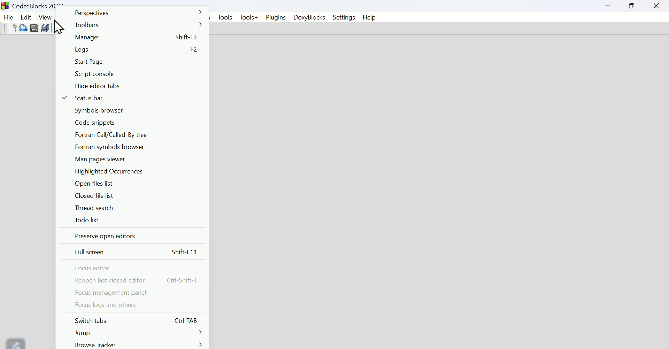 The height and width of the screenshot is (349, 669). Describe the element at coordinates (136, 252) in the screenshot. I see `Full screen` at that location.